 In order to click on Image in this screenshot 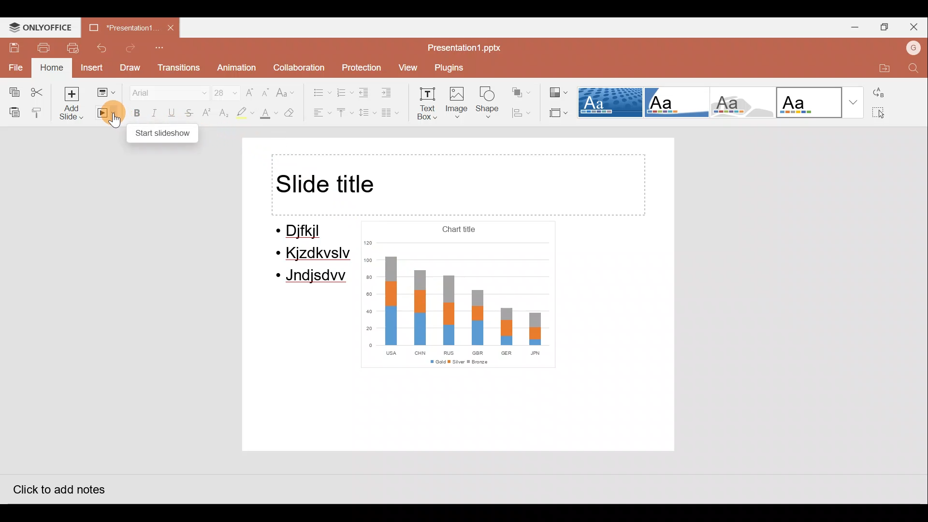, I will do `click(459, 103)`.